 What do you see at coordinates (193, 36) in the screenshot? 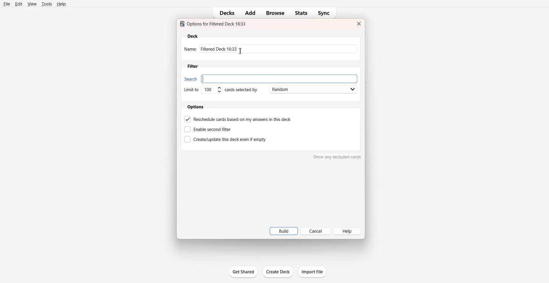
I see `Deck` at bounding box center [193, 36].